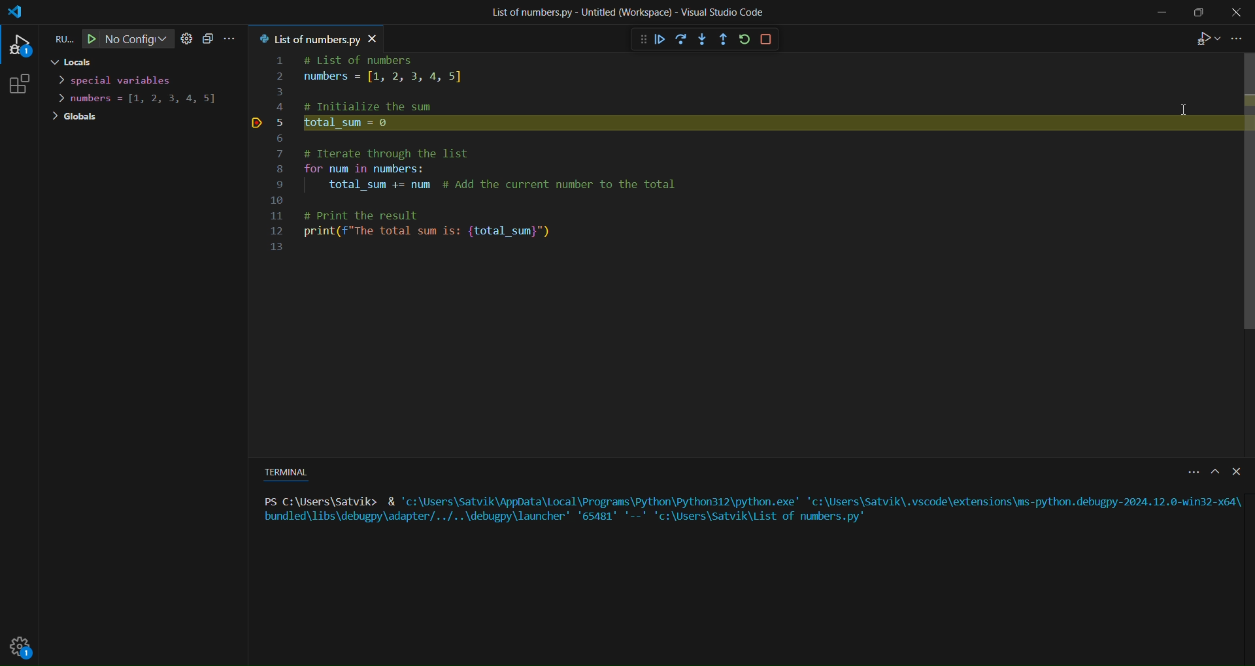 The image size is (1255, 666). What do you see at coordinates (749, 508) in the screenshot?
I see `instruction` at bounding box center [749, 508].